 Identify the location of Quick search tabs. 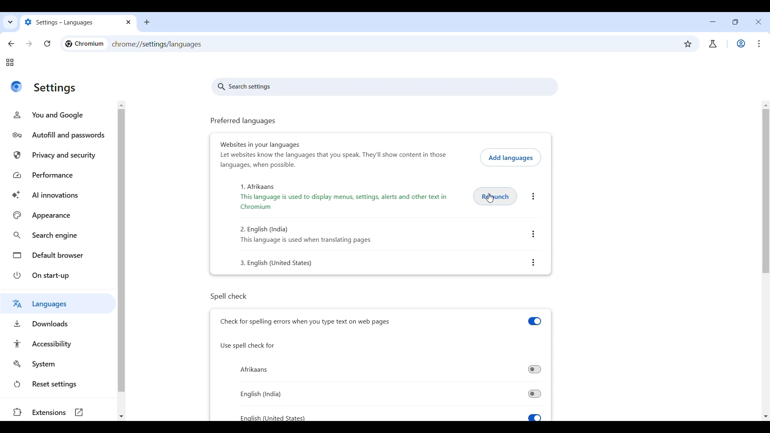
(10, 23).